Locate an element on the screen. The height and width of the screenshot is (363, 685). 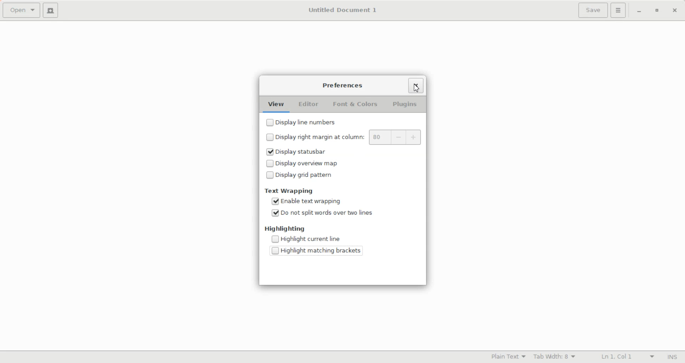
Untitled Document 1 is located at coordinates (342, 10).